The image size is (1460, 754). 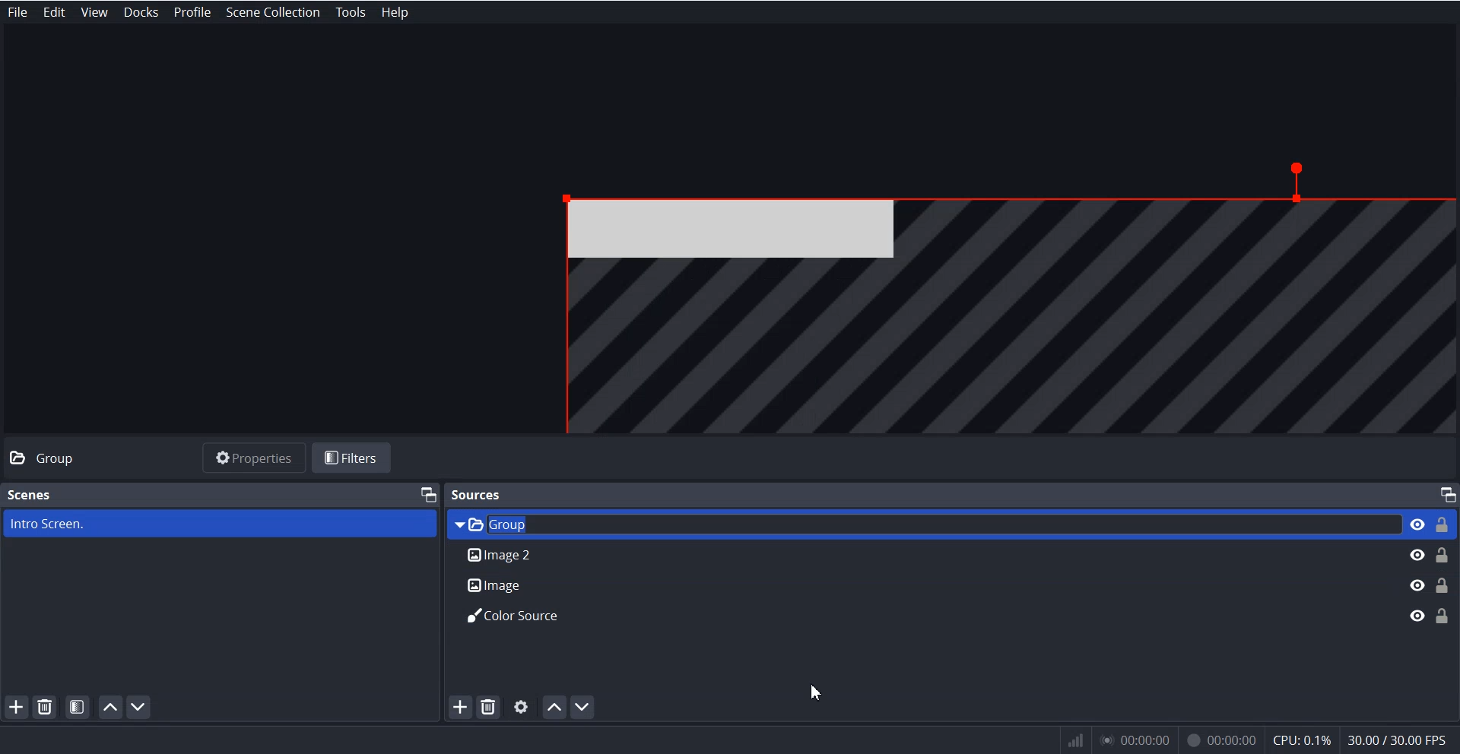 I want to click on Move Scene down, so click(x=141, y=707).